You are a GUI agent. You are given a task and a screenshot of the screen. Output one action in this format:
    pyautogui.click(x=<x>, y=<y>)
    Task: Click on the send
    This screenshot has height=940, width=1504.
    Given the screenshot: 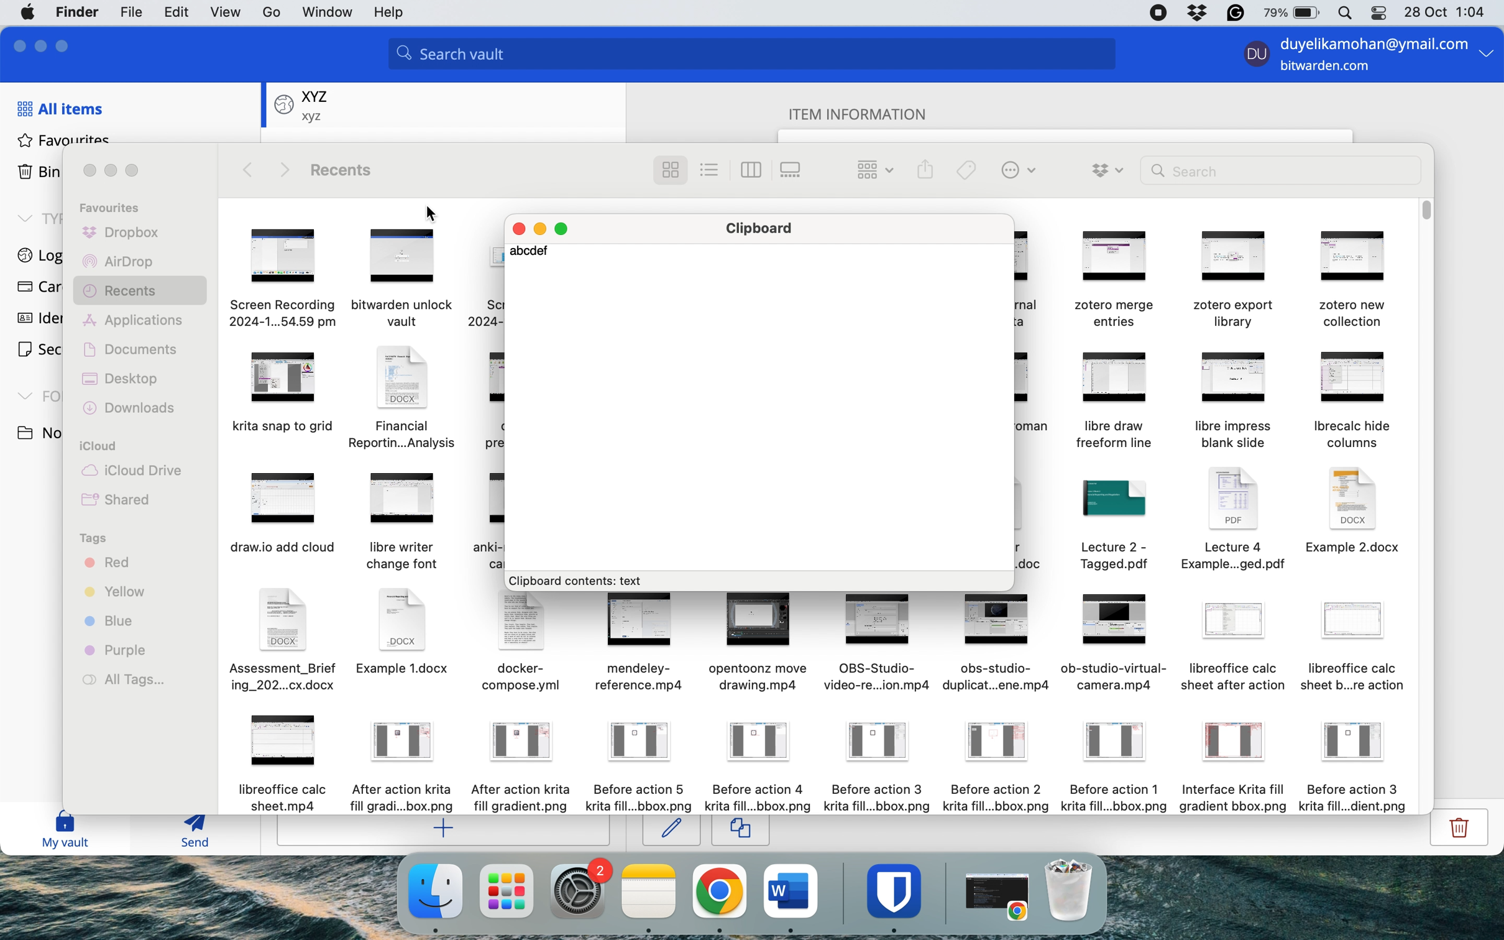 What is the action you would take?
    pyautogui.click(x=188, y=834)
    